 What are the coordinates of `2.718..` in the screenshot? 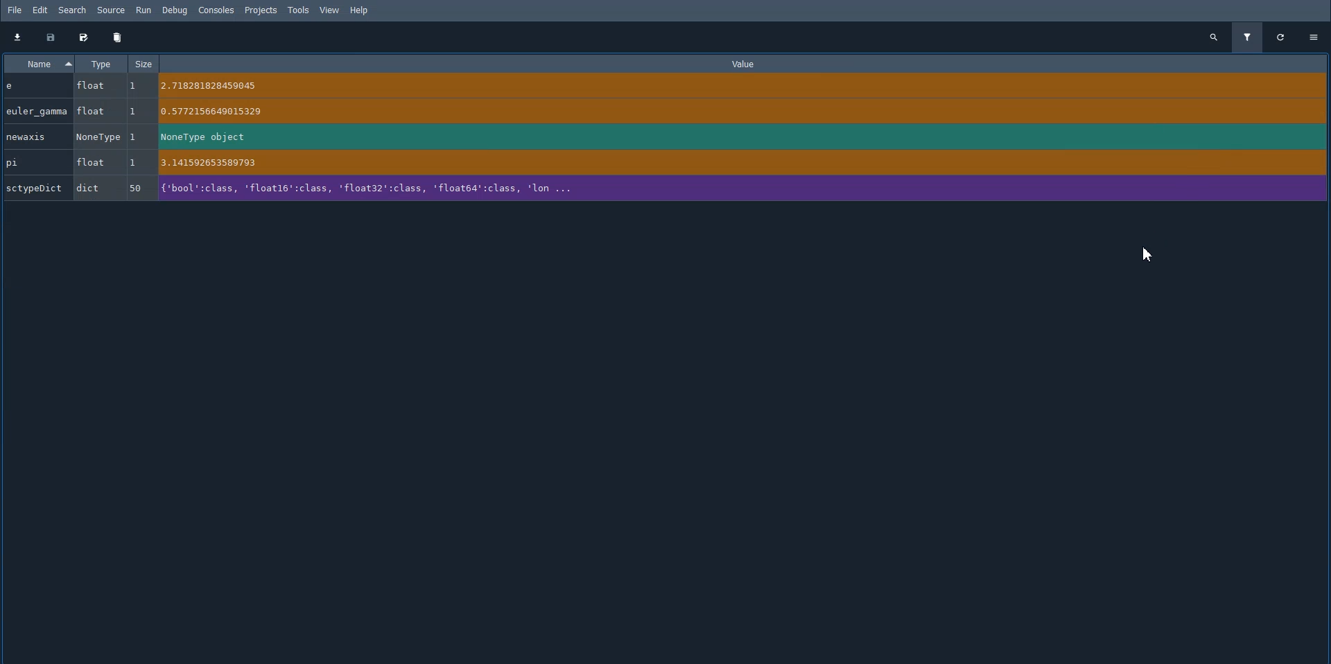 It's located at (731, 86).